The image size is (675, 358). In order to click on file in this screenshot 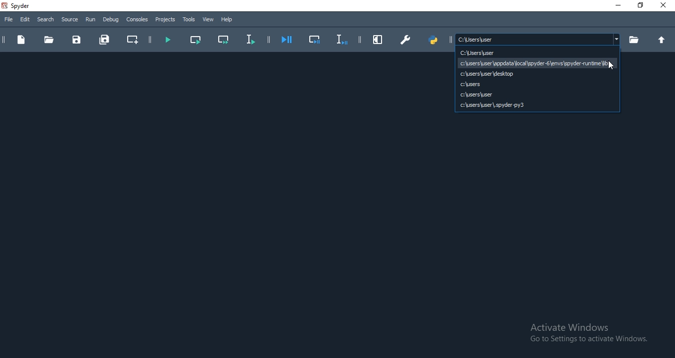, I will do `click(9, 20)`.